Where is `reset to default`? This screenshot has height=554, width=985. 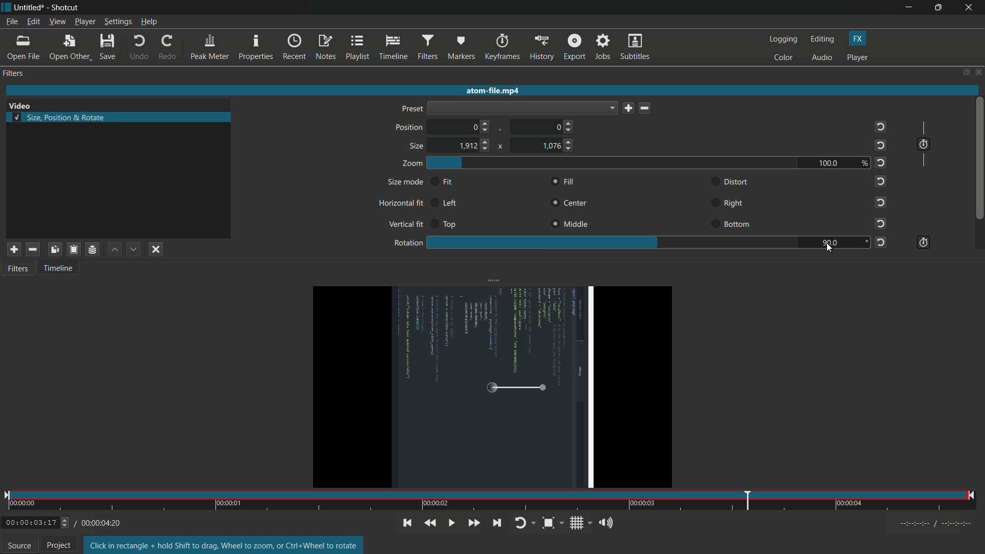
reset to default is located at coordinates (881, 202).